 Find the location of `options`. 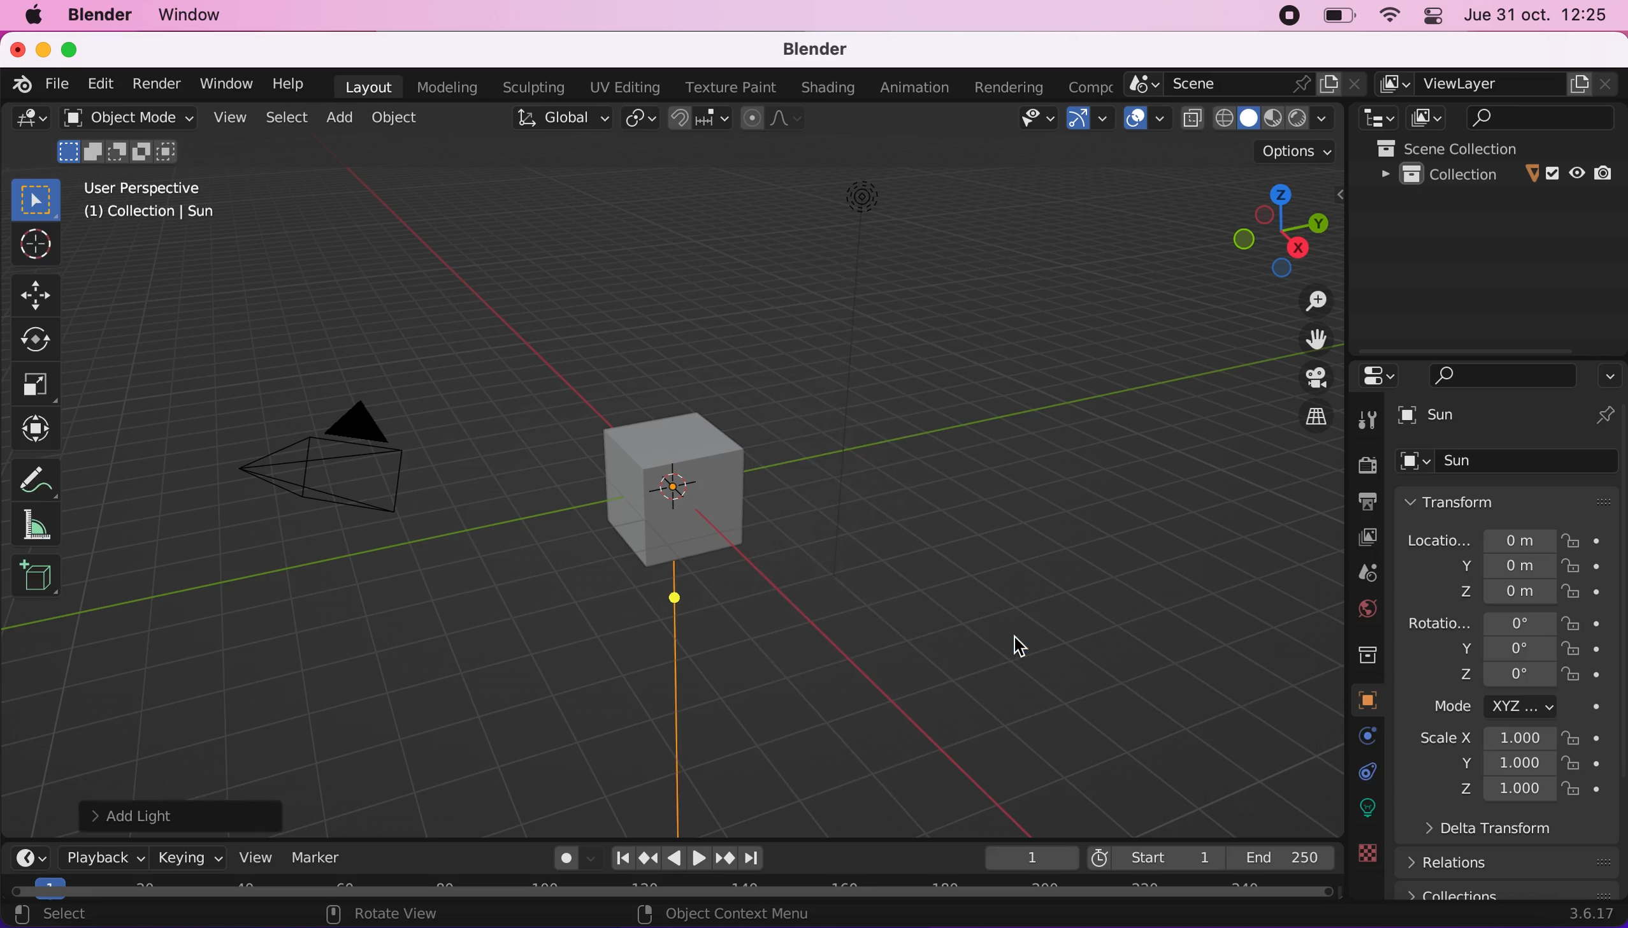

options is located at coordinates (1296, 150).